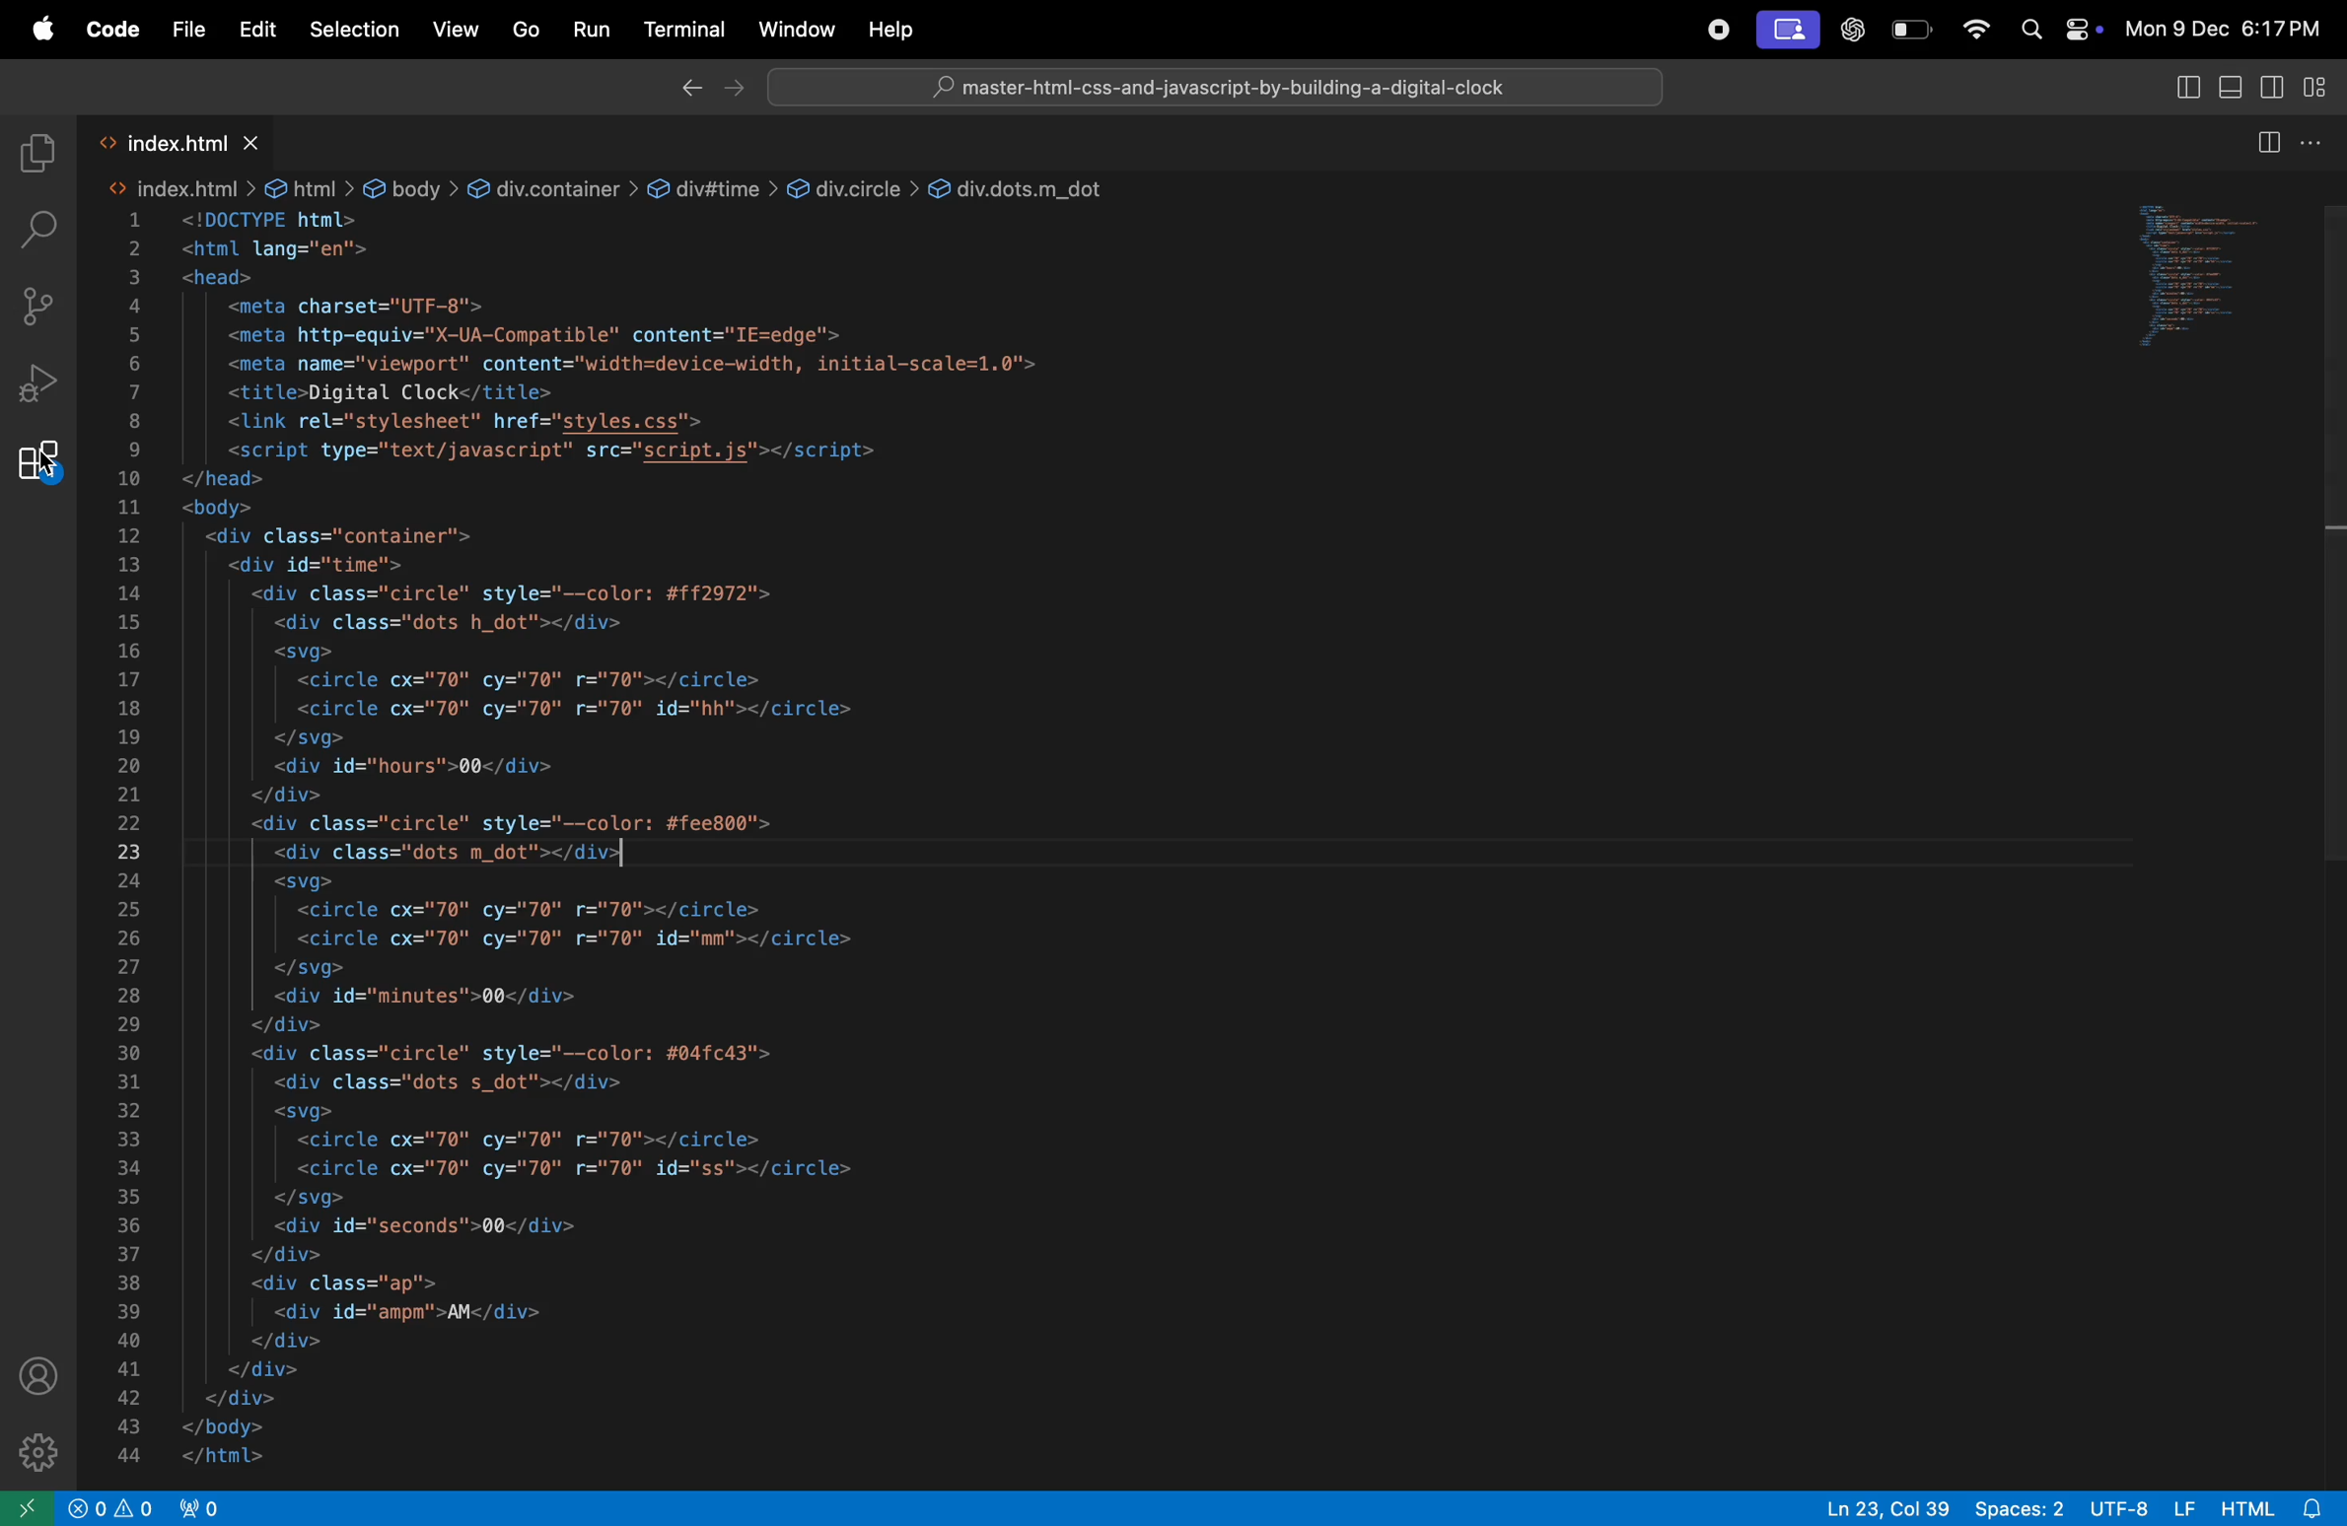 The image size is (2347, 1526). I want to click on Edit, so click(251, 30).